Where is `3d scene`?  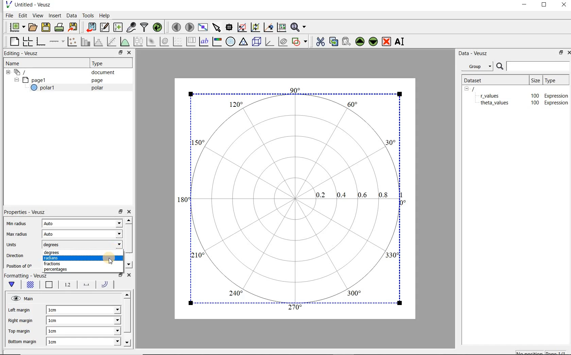
3d scene is located at coordinates (257, 42).